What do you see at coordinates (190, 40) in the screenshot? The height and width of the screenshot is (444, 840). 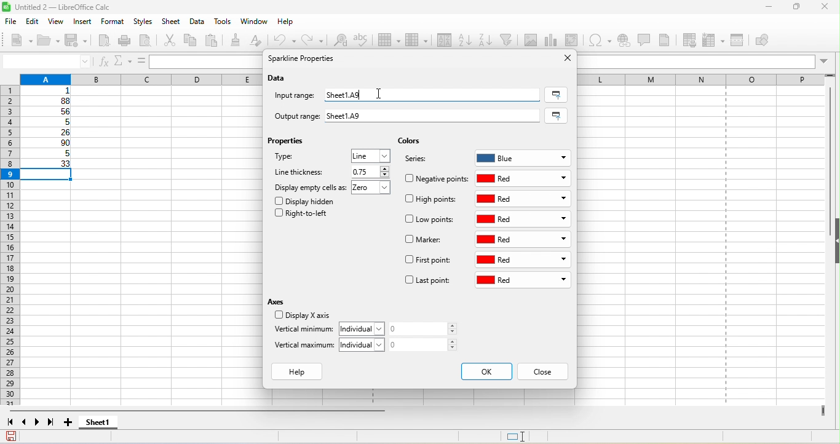 I see `copy` at bounding box center [190, 40].